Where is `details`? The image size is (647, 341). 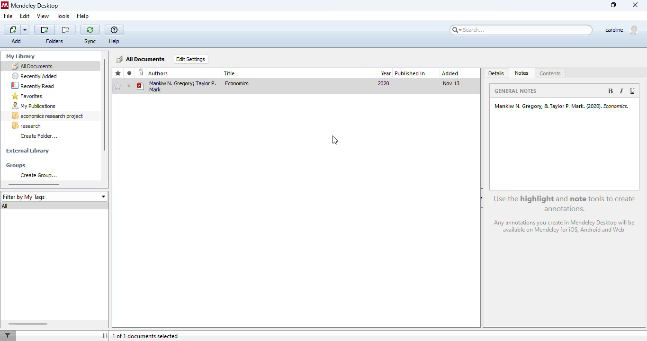 details is located at coordinates (497, 74).